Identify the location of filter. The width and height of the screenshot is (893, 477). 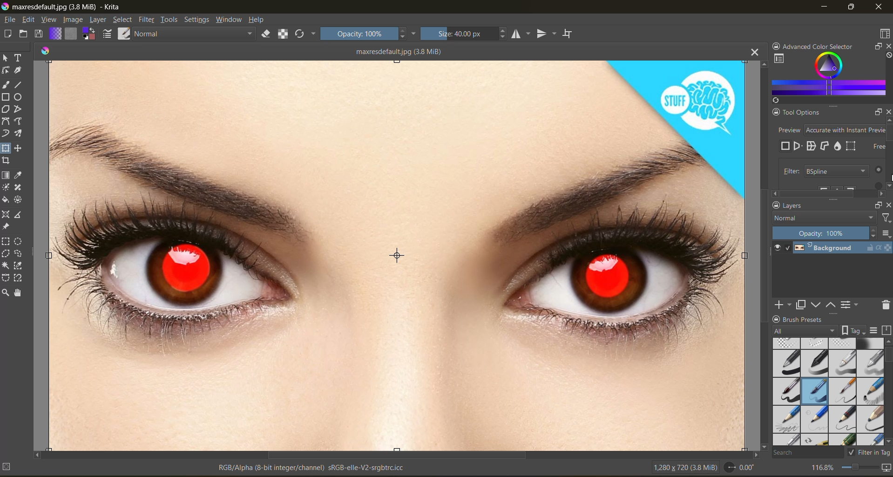
(885, 217).